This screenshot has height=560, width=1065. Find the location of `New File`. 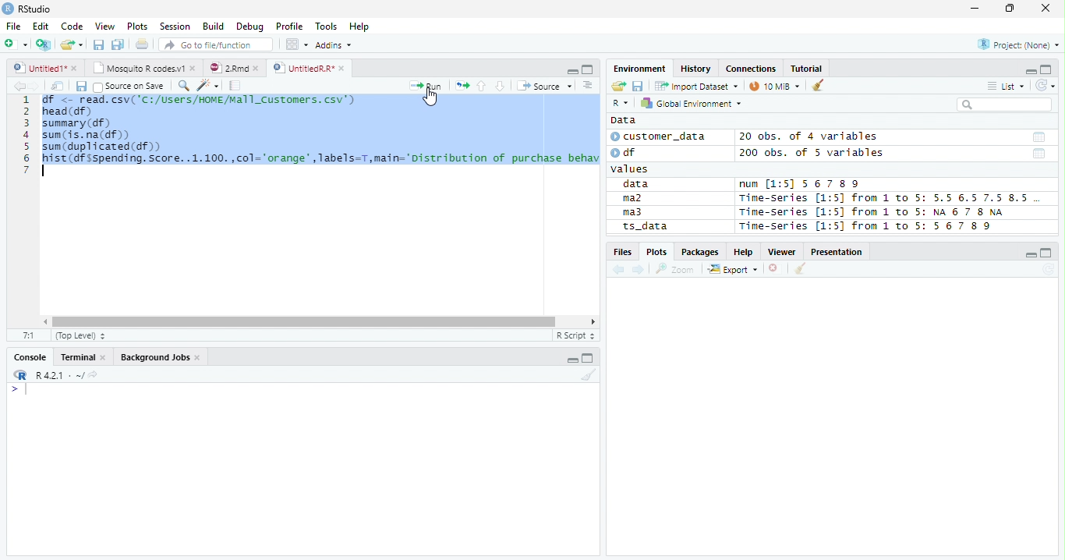

New File is located at coordinates (16, 44).